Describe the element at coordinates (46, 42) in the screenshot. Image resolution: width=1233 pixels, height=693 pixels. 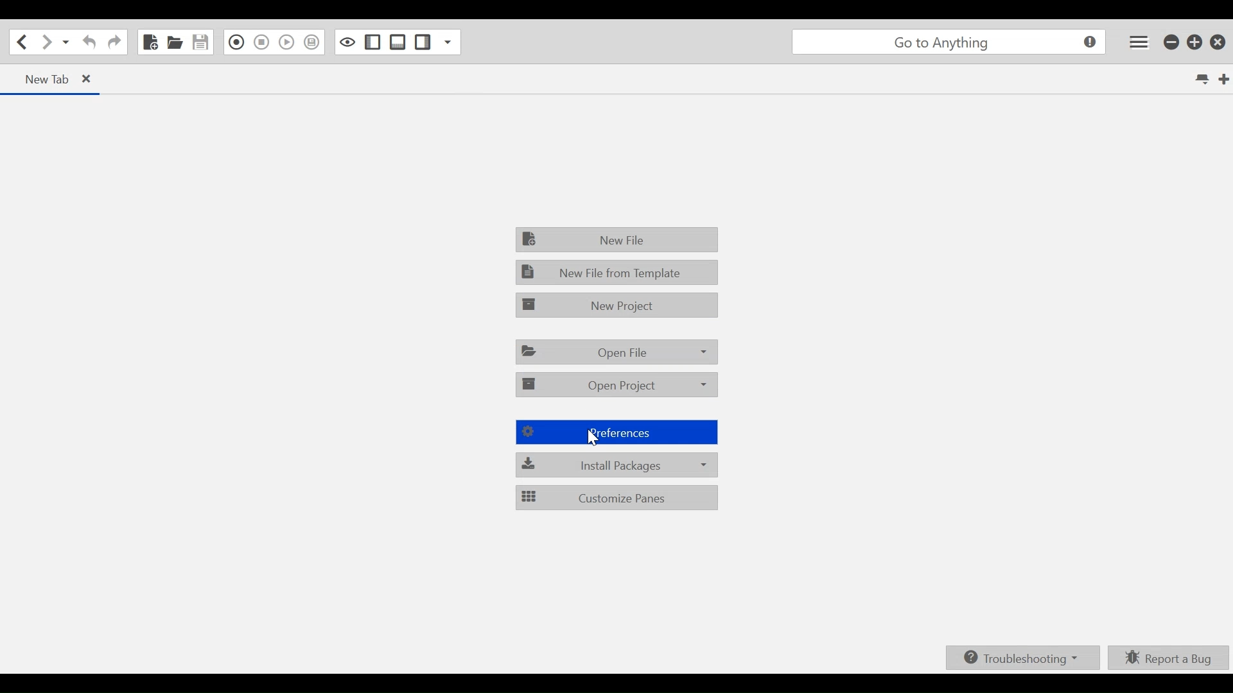
I see `Go forward one location` at that location.